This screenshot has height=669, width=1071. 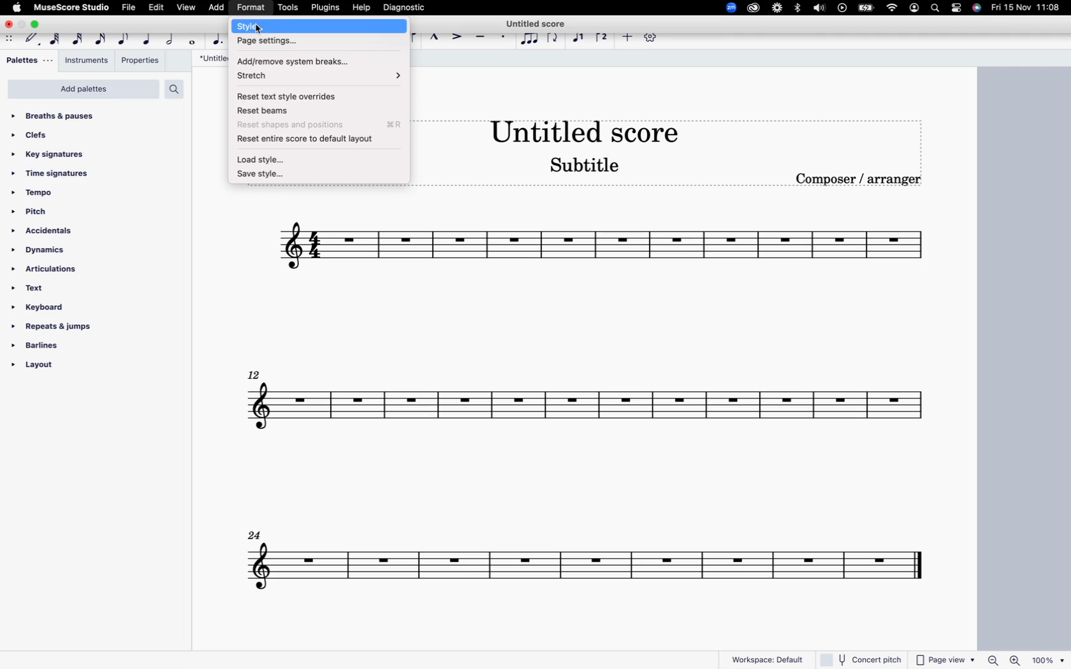 What do you see at coordinates (35, 289) in the screenshot?
I see `text` at bounding box center [35, 289].